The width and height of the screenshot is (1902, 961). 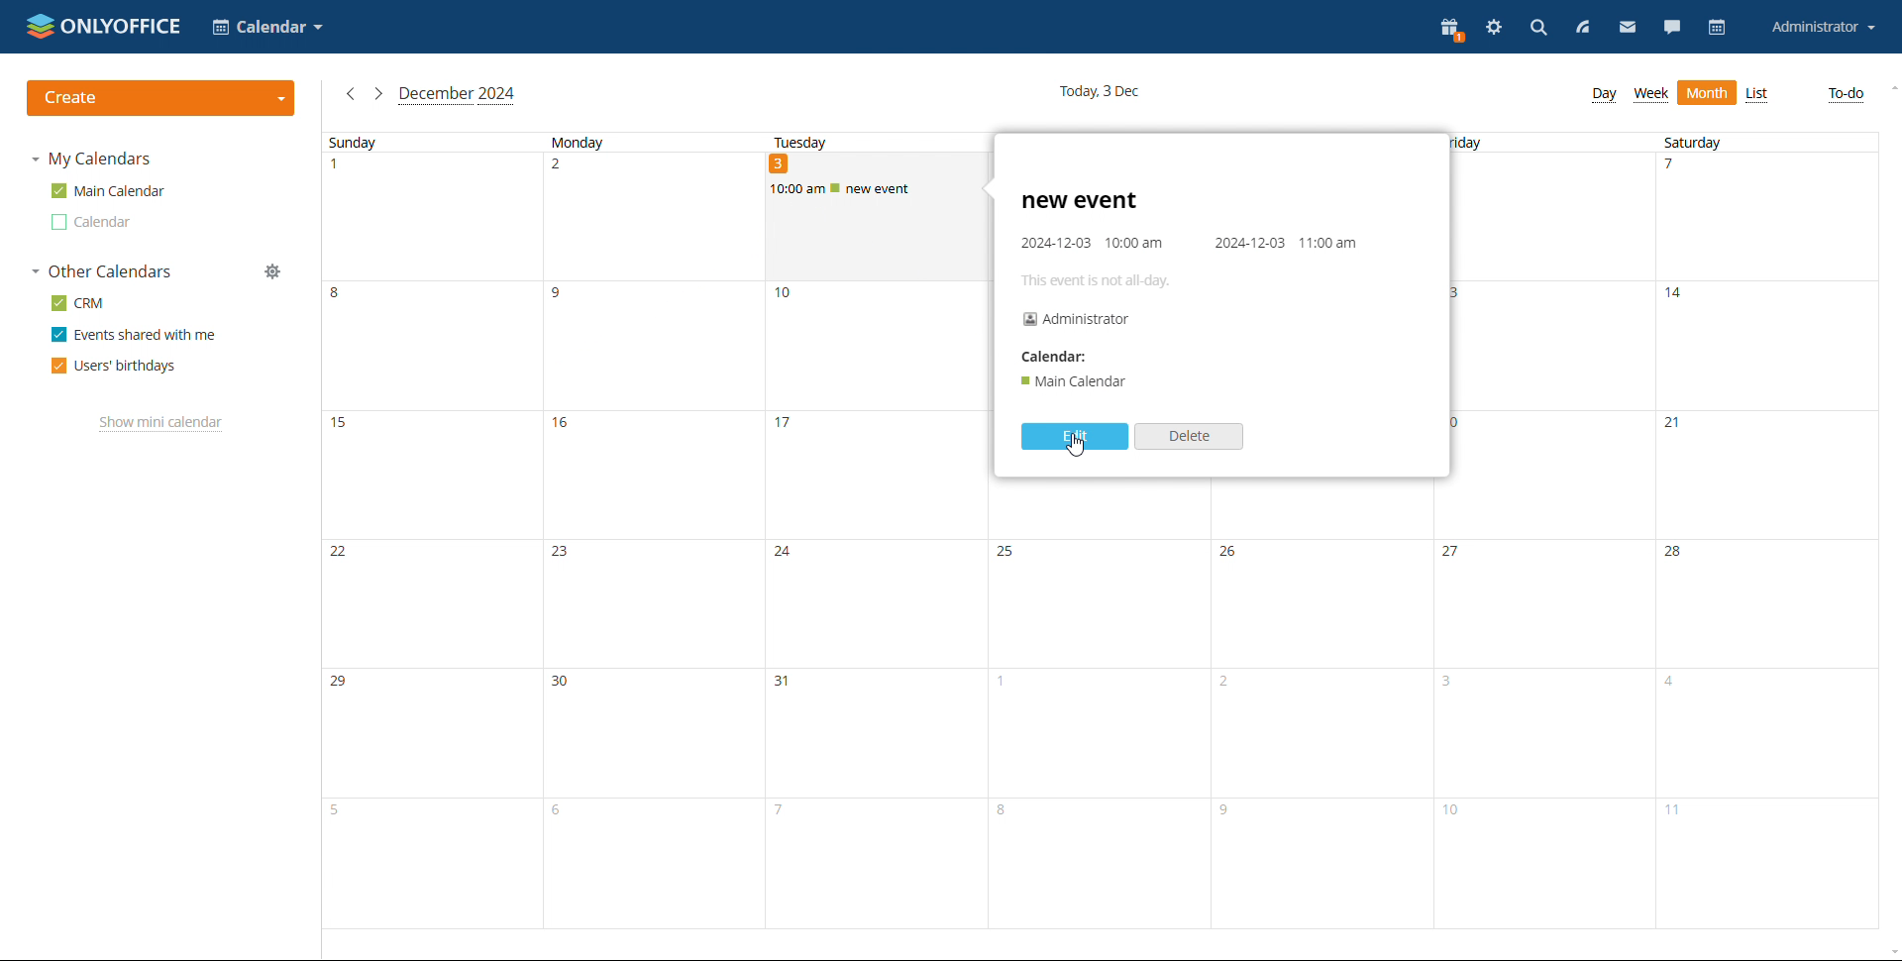 I want to click on 11, so click(x=1768, y=862).